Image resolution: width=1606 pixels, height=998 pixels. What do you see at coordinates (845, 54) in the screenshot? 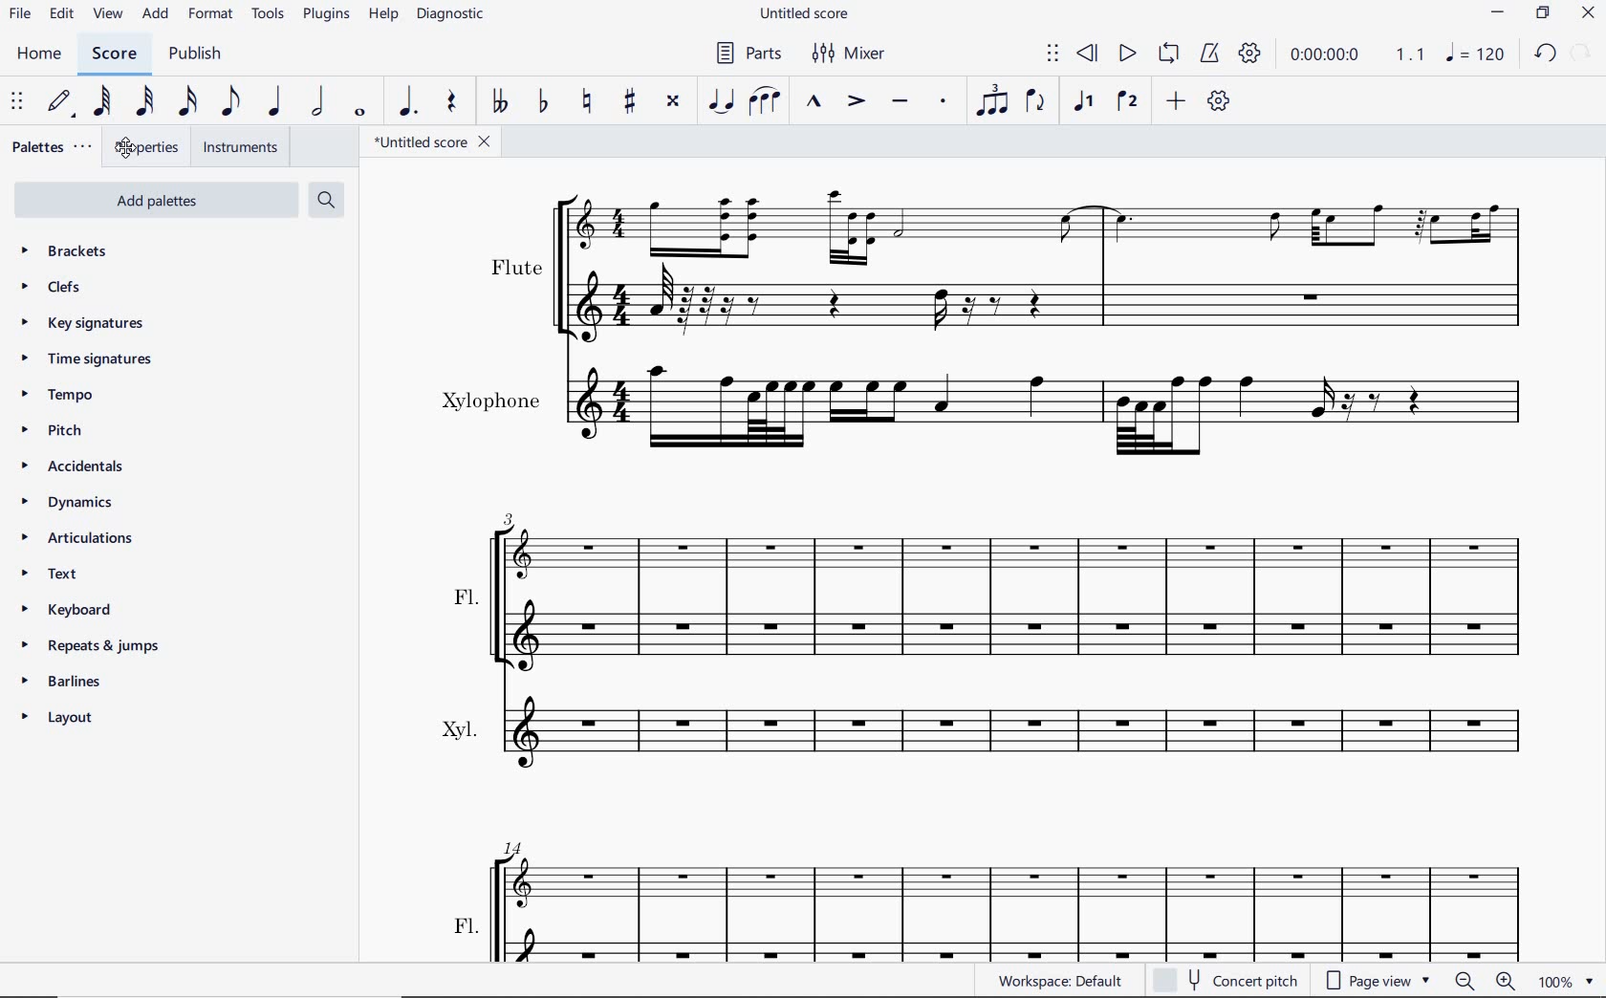
I see `MIXER` at bounding box center [845, 54].